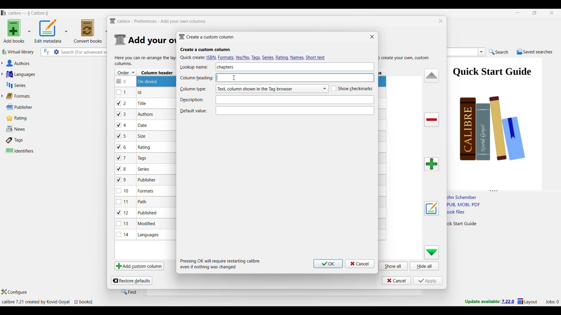 The height and width of the screenshot is (315, 561). Describe the element at coordinates (499, 52) in the screenshot. I see `Search` at that location.